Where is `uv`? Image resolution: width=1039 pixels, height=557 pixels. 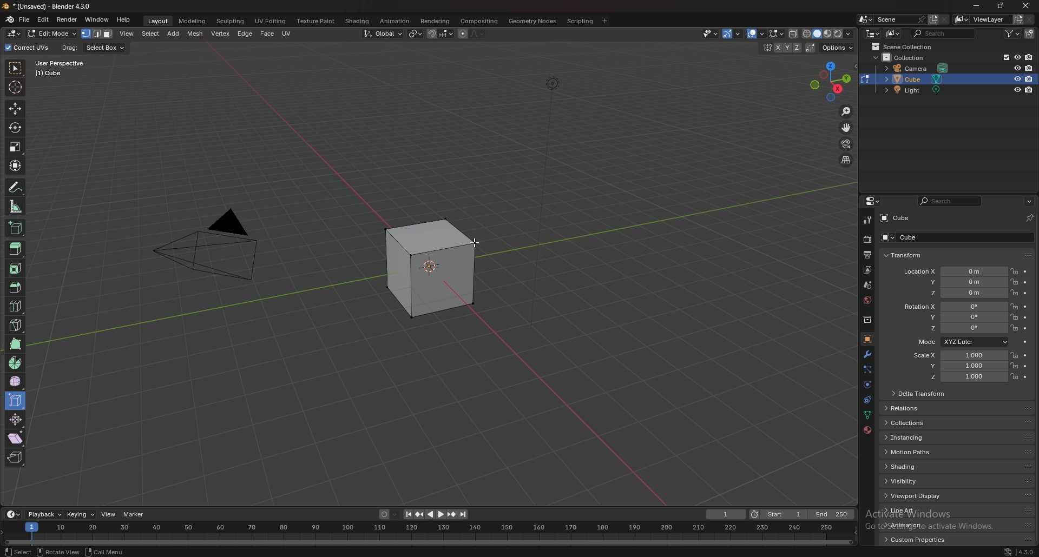 uv is located at coordinates (286, 34).